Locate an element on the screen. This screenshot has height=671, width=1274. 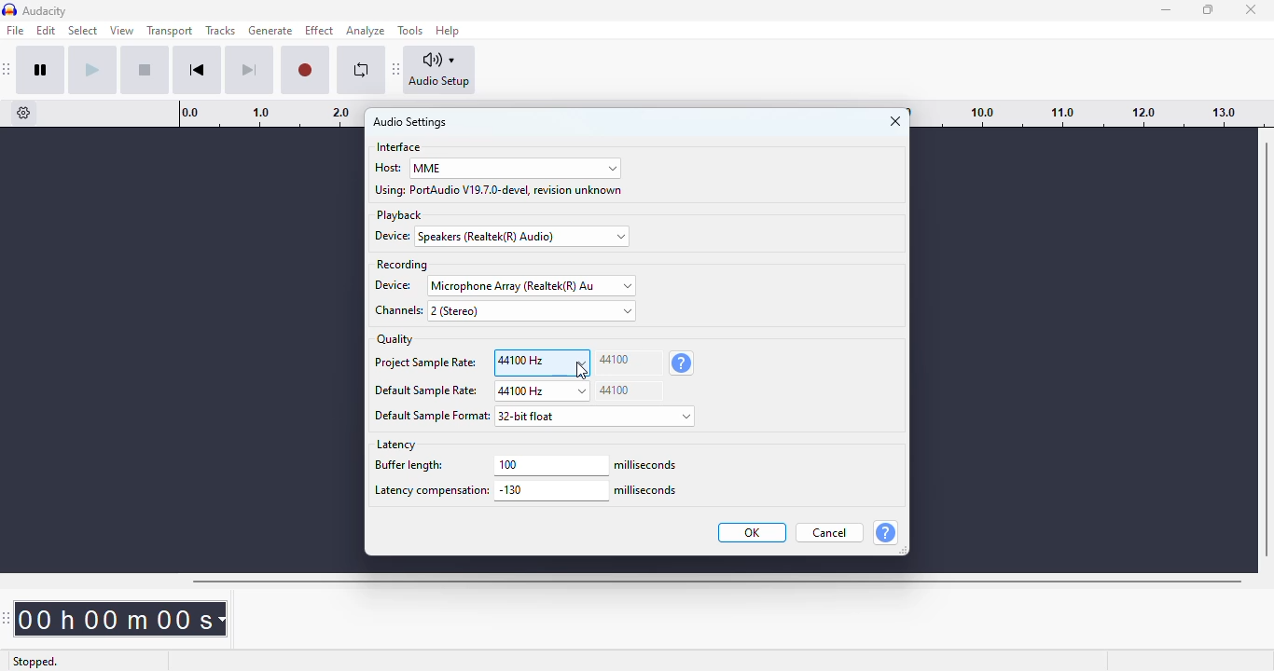
 is located at coordinates (433, 416).